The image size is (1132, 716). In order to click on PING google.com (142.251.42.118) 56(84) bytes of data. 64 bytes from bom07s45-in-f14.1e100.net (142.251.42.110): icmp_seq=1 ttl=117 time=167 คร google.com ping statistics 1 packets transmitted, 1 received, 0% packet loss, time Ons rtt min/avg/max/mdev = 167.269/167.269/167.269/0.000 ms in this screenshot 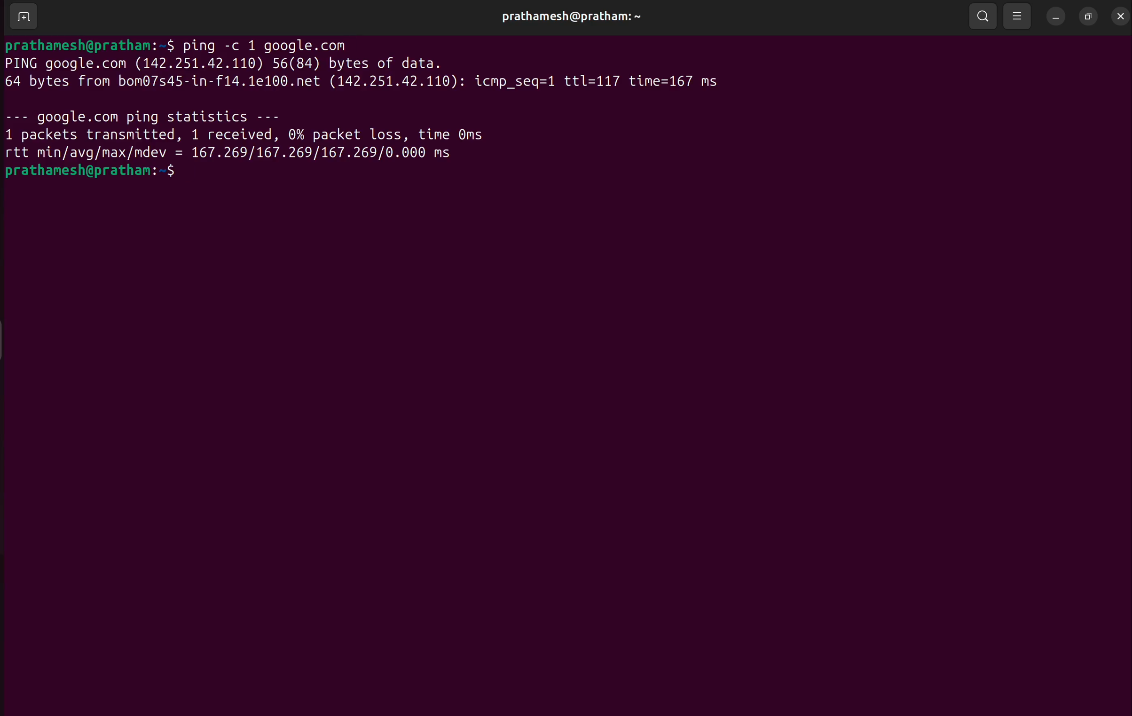, I will do `click(491, 108)`.